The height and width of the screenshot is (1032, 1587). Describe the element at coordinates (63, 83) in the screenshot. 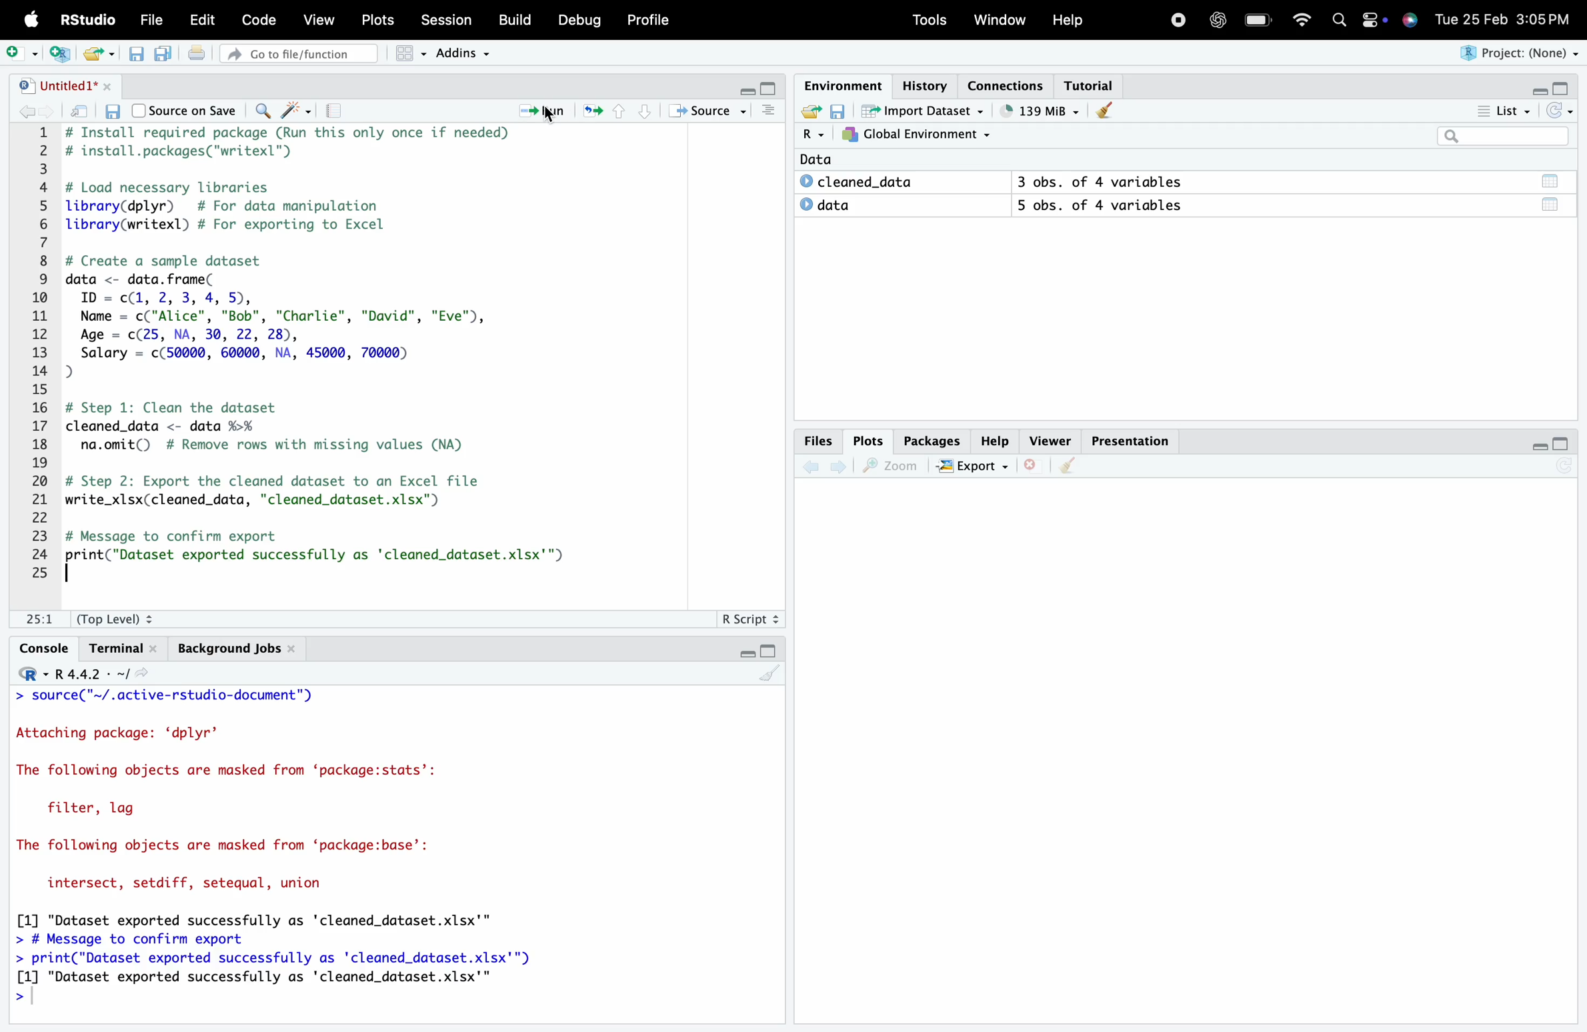

I see `Untitled1` at that location.